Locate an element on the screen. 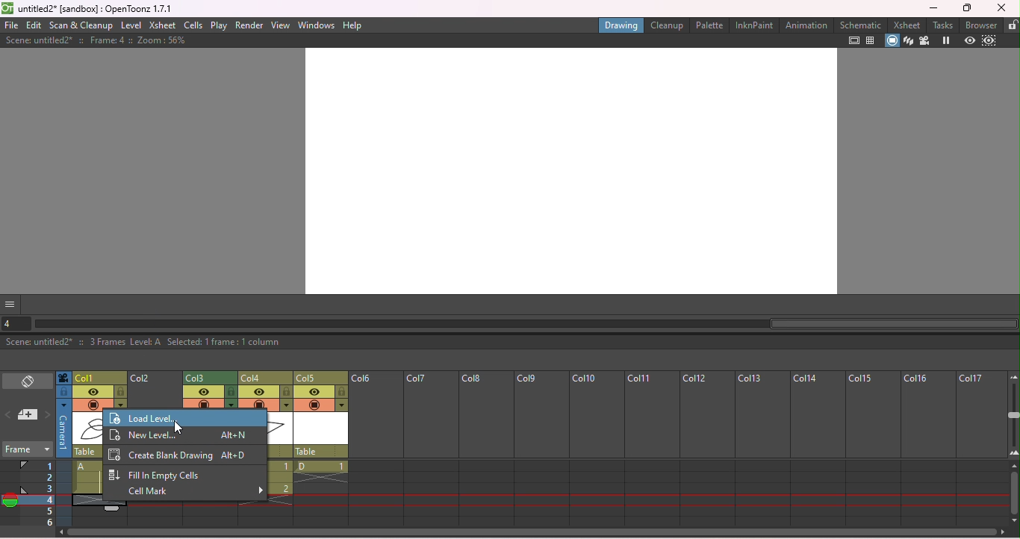 Image resolution: width=1020 pixels, height=539 pixels. Load level is located at coordinates (169, 420).